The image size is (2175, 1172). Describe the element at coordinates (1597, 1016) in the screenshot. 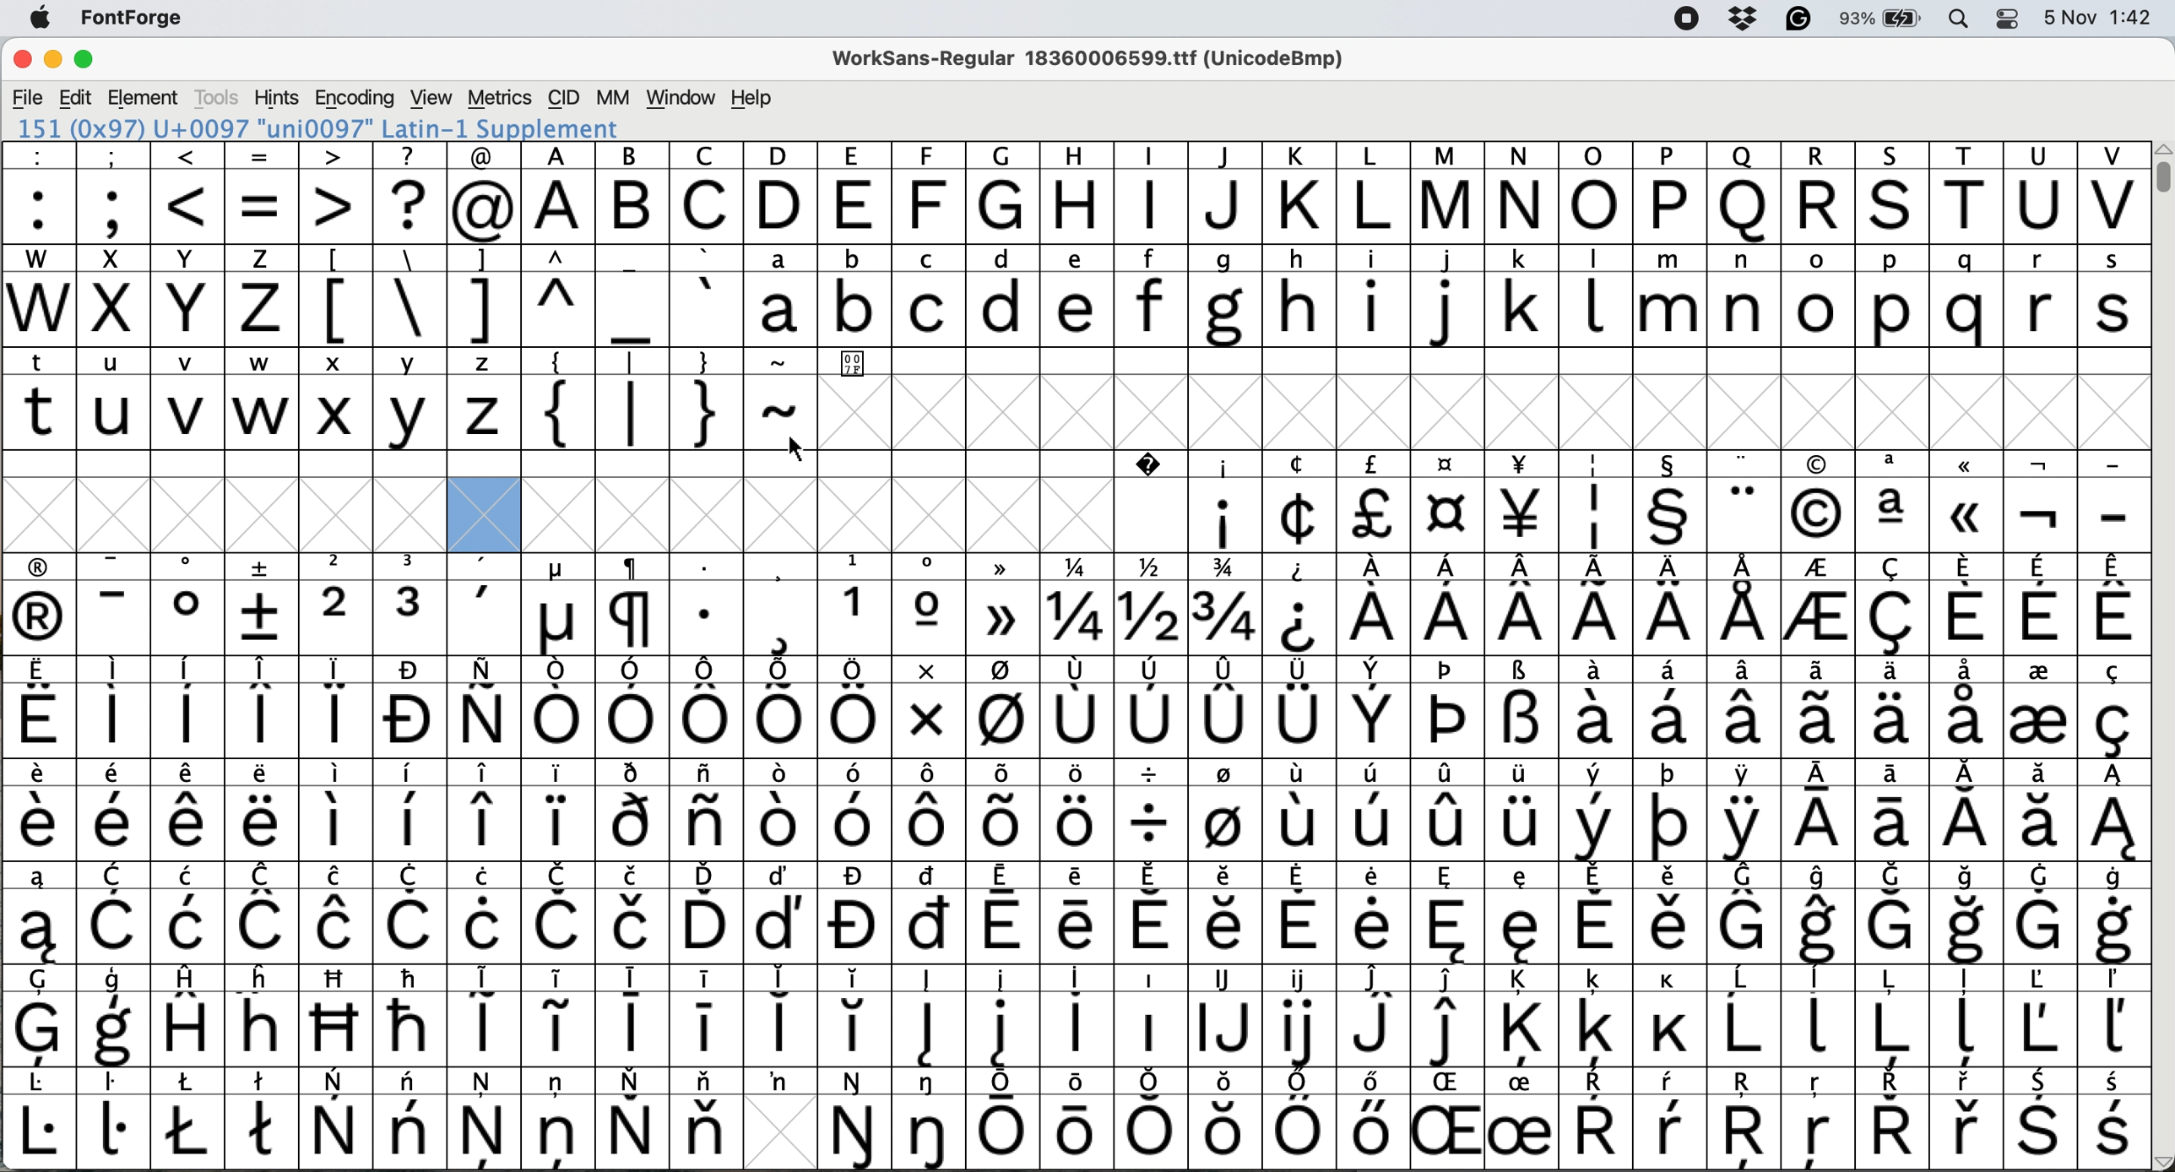

I see `symbol` at that location.